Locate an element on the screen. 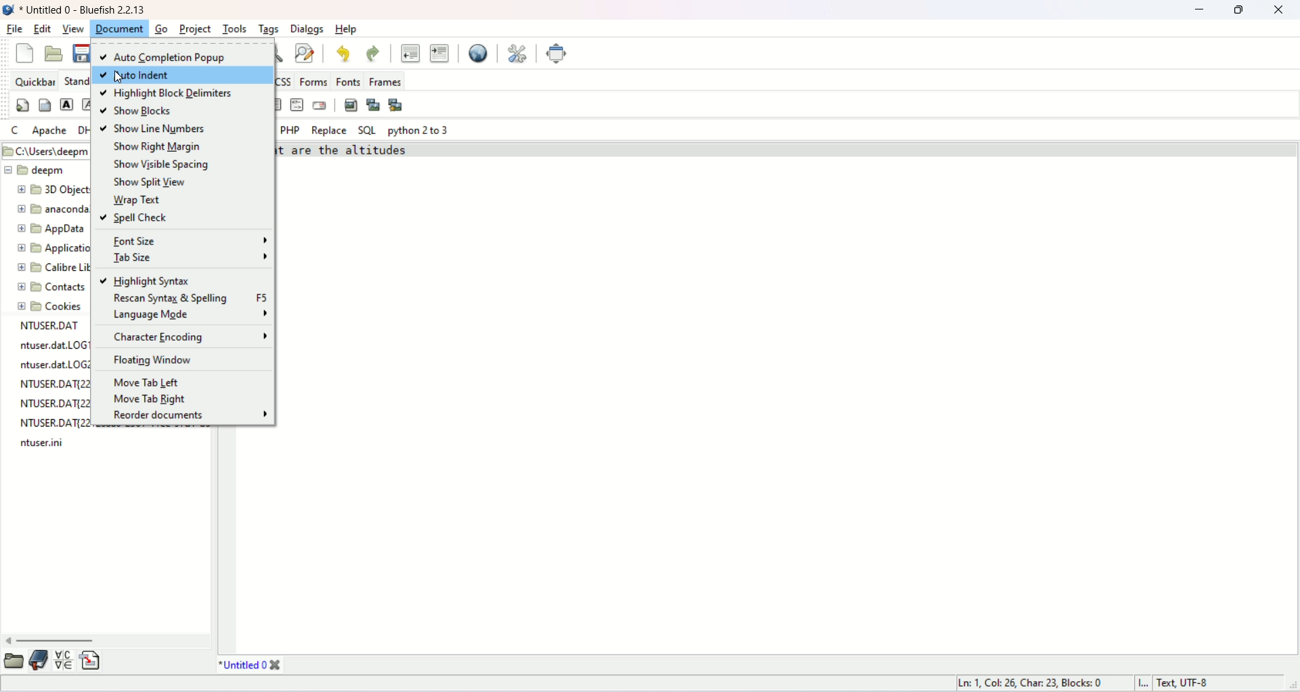 Image resolution: width=1300 pixels, height=692 pixels. fullscreen is located at coordinates (558, 53).